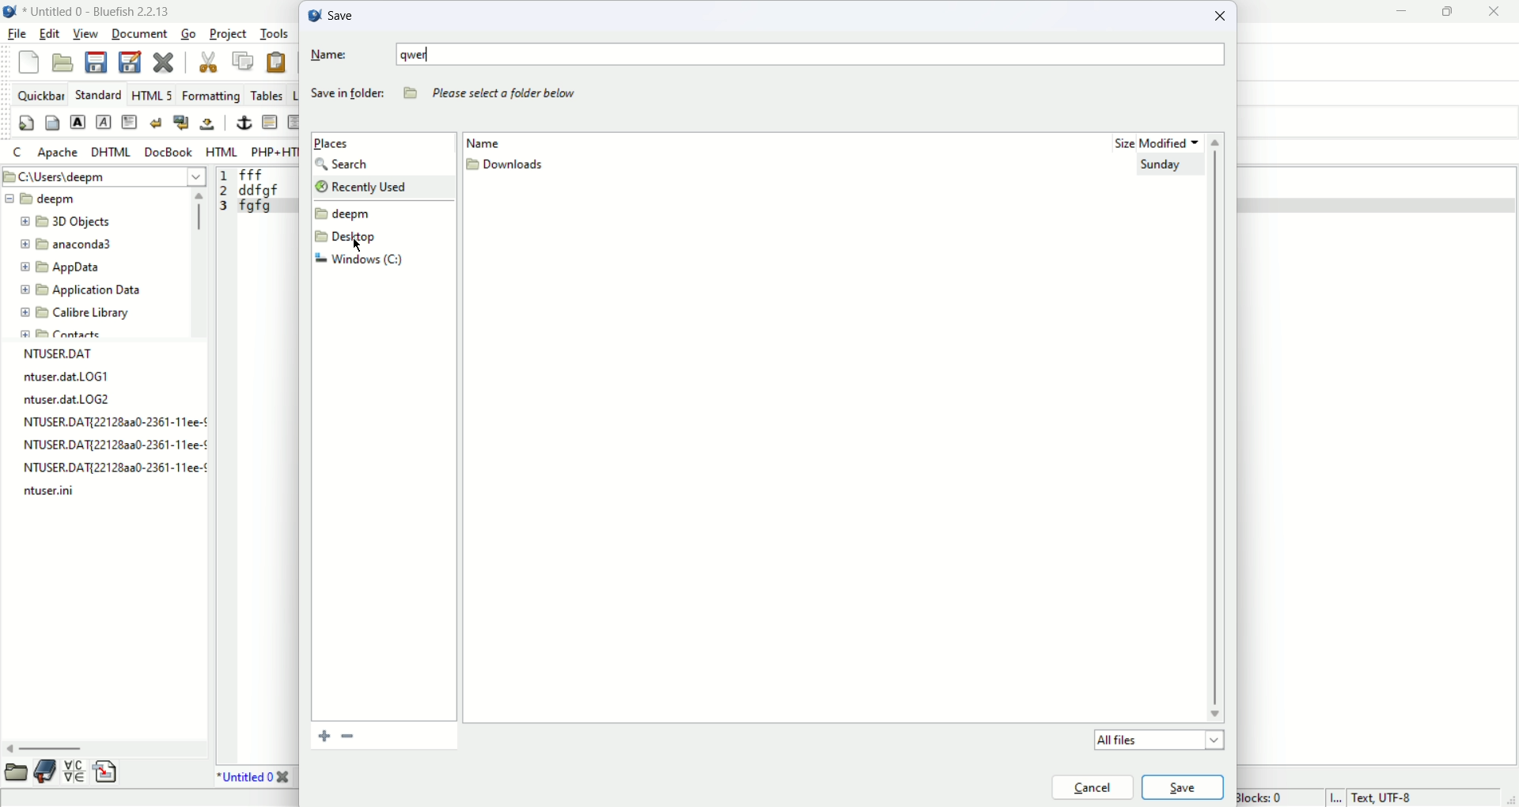 The width and height of the screenshot is (1519, 807). Describe the element at coordinates (112, 470) in the screenshot. I see `file name` at that location.